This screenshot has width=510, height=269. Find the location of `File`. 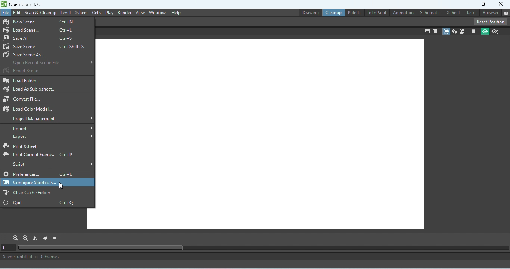

File is located at coordinates (6, 12).